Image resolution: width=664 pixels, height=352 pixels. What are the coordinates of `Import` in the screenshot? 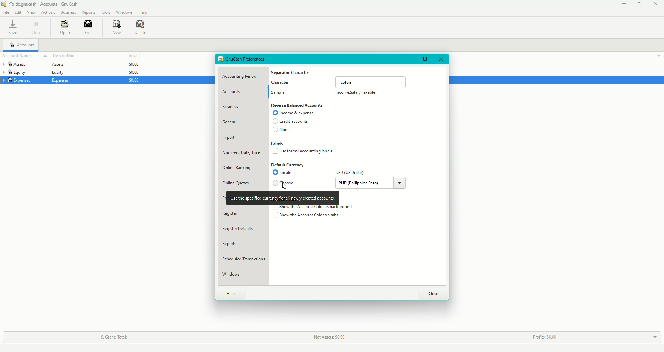 It's located at (230, 138).